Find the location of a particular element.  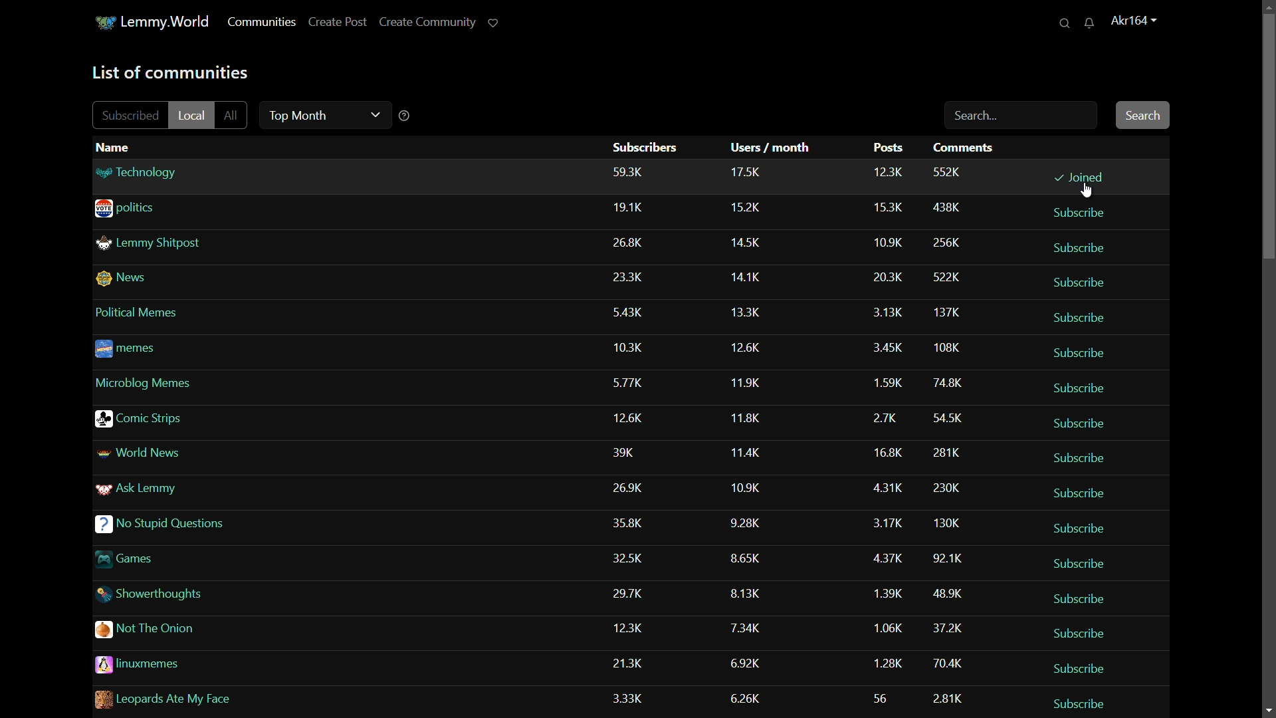

user per month is located at coordinates (750, 451).